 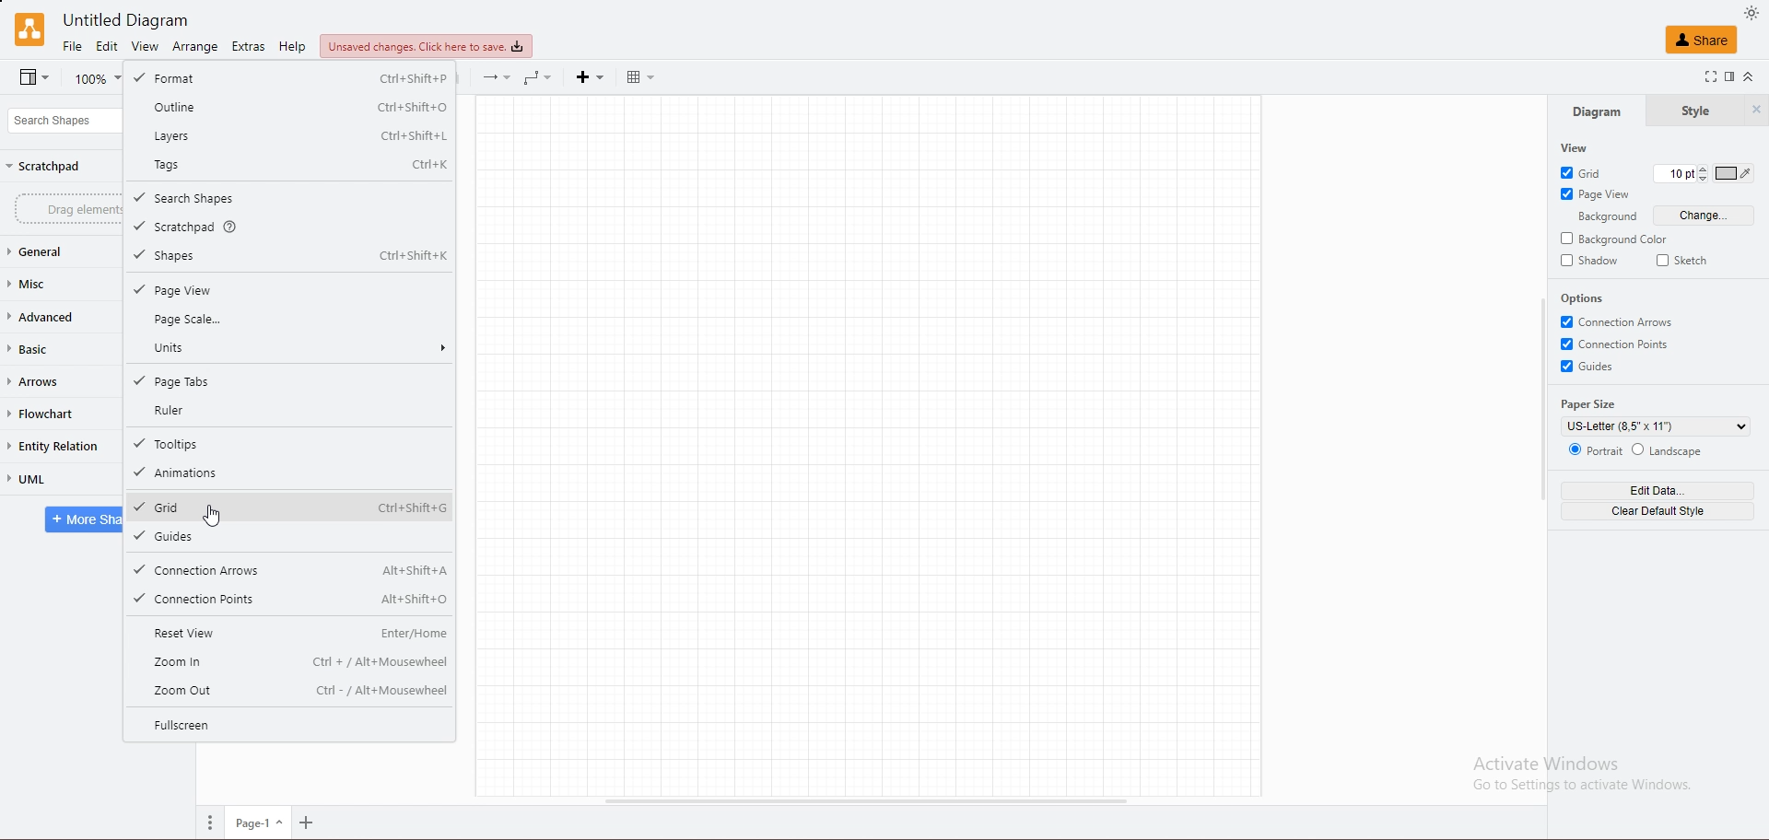 I want to click on current grid pt 10 pt, so click(x=1672, y=172).